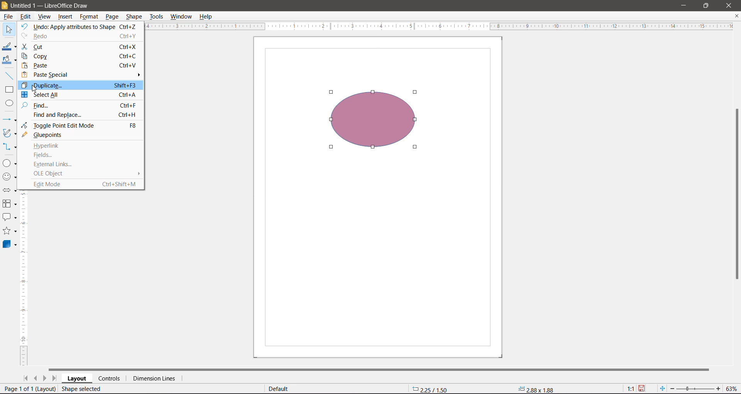 This screenshot has width=741, height=394. I want to click on Cut, so click(79, 46).